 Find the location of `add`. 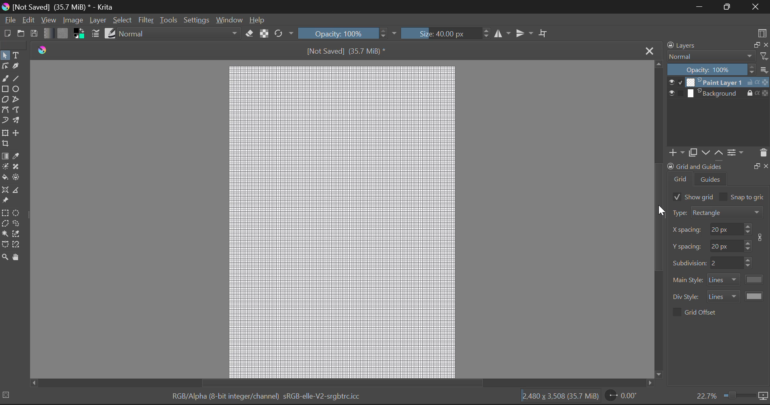

add is located at coordinates (675, 153).